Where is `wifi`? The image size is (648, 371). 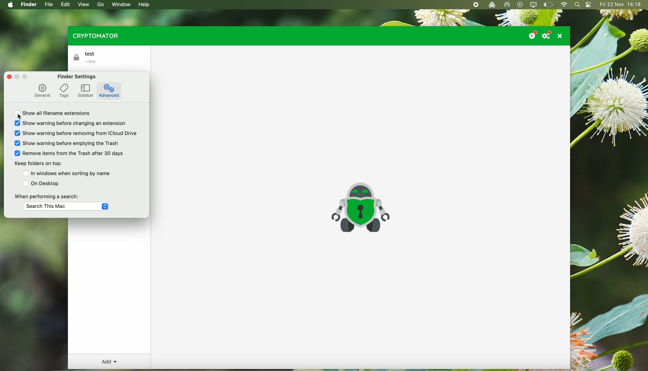
wifi is located at coordinates (564, 5).